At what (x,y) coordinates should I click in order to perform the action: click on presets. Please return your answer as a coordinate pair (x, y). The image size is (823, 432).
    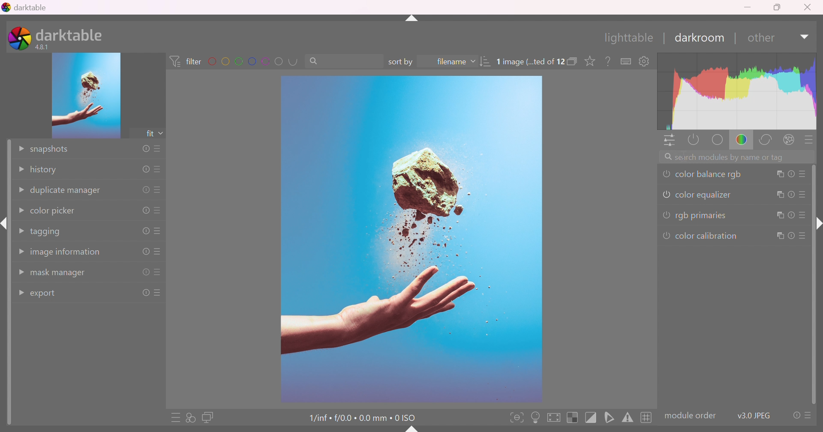
    Looking at the image, I should click on (804, 174).